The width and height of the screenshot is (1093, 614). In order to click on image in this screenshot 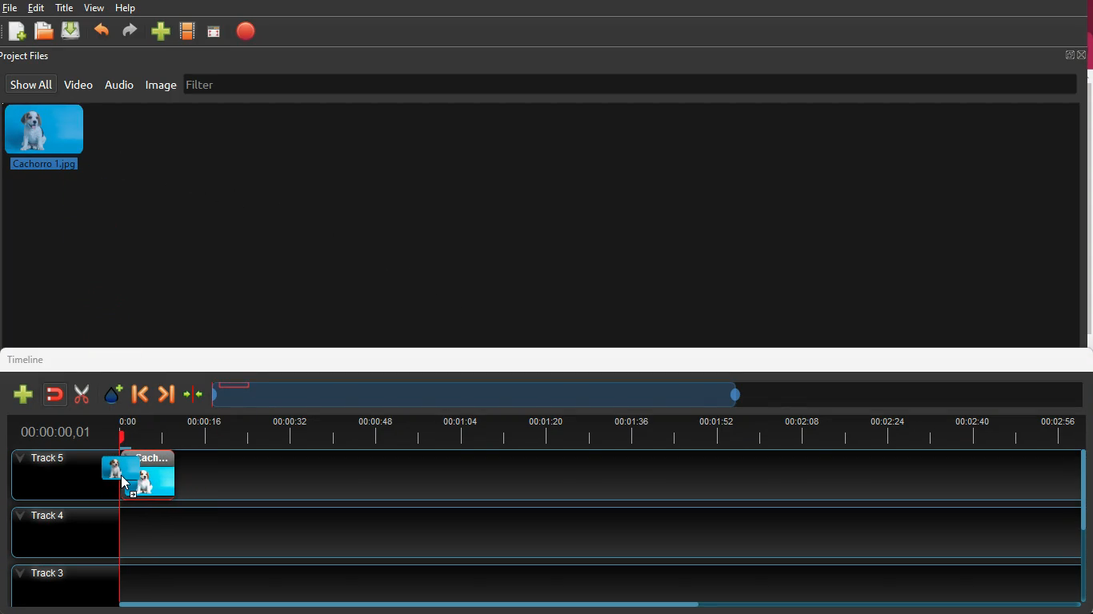, I will do `click(142, 476)`.